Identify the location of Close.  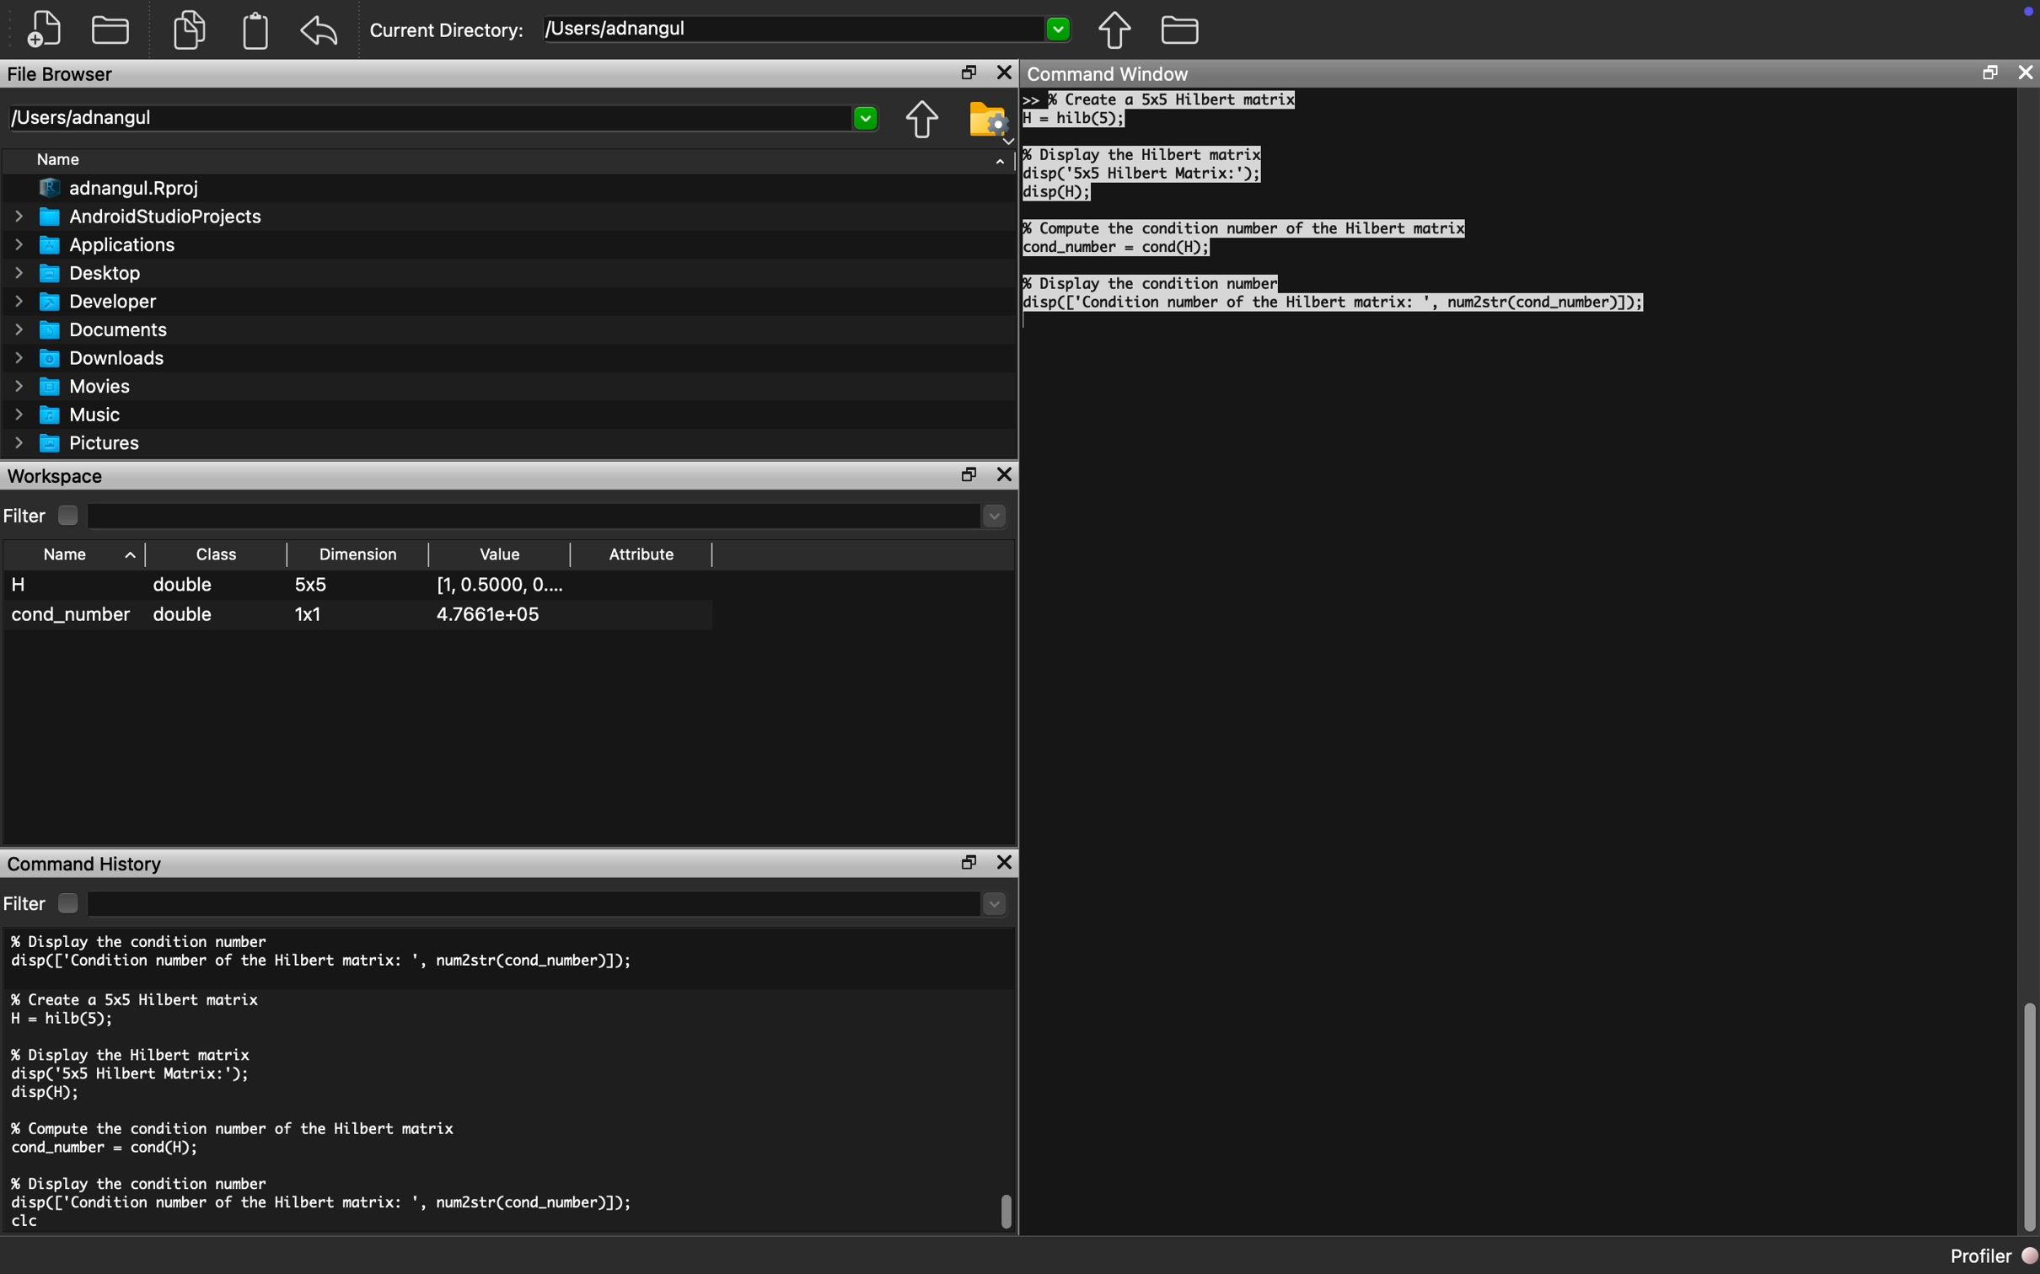
(2026, 73).